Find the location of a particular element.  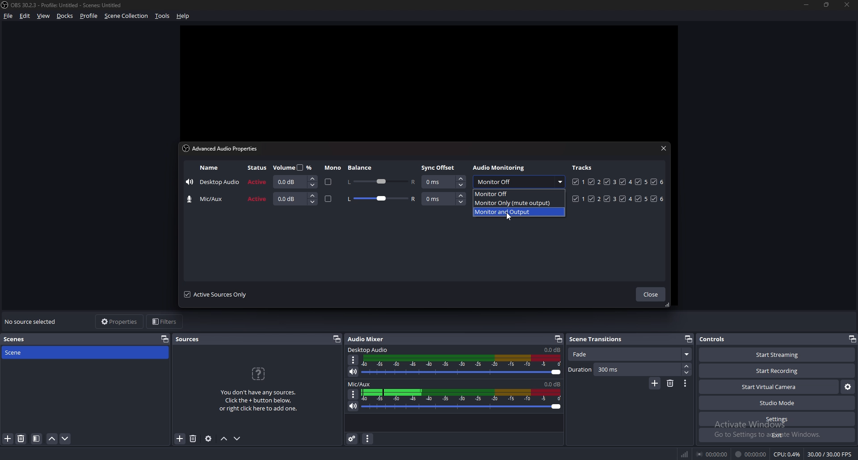

delete scene is located at coordinates (671, 383).